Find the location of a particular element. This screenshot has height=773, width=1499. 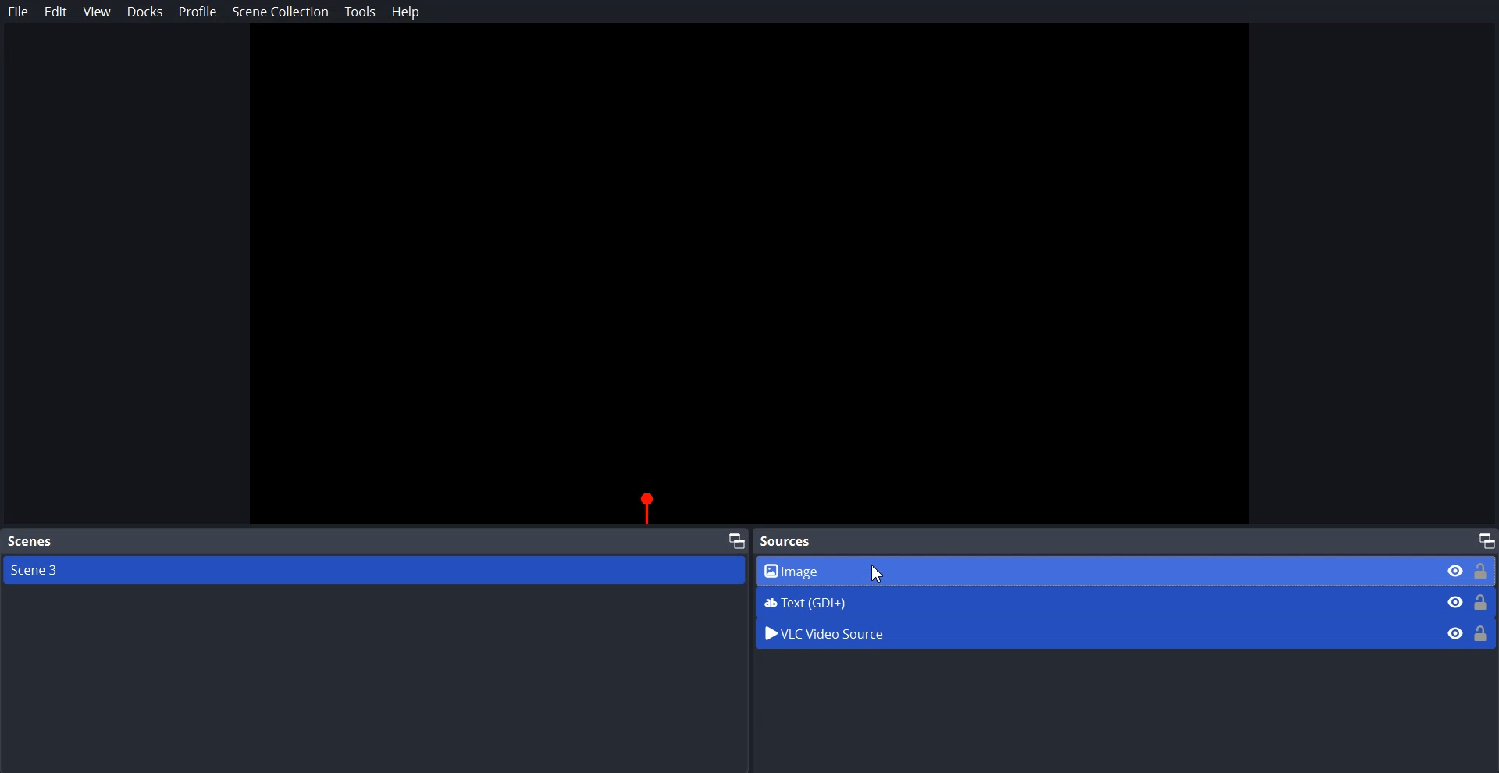

VLC Video Source is located at coordinates (1091, 632).